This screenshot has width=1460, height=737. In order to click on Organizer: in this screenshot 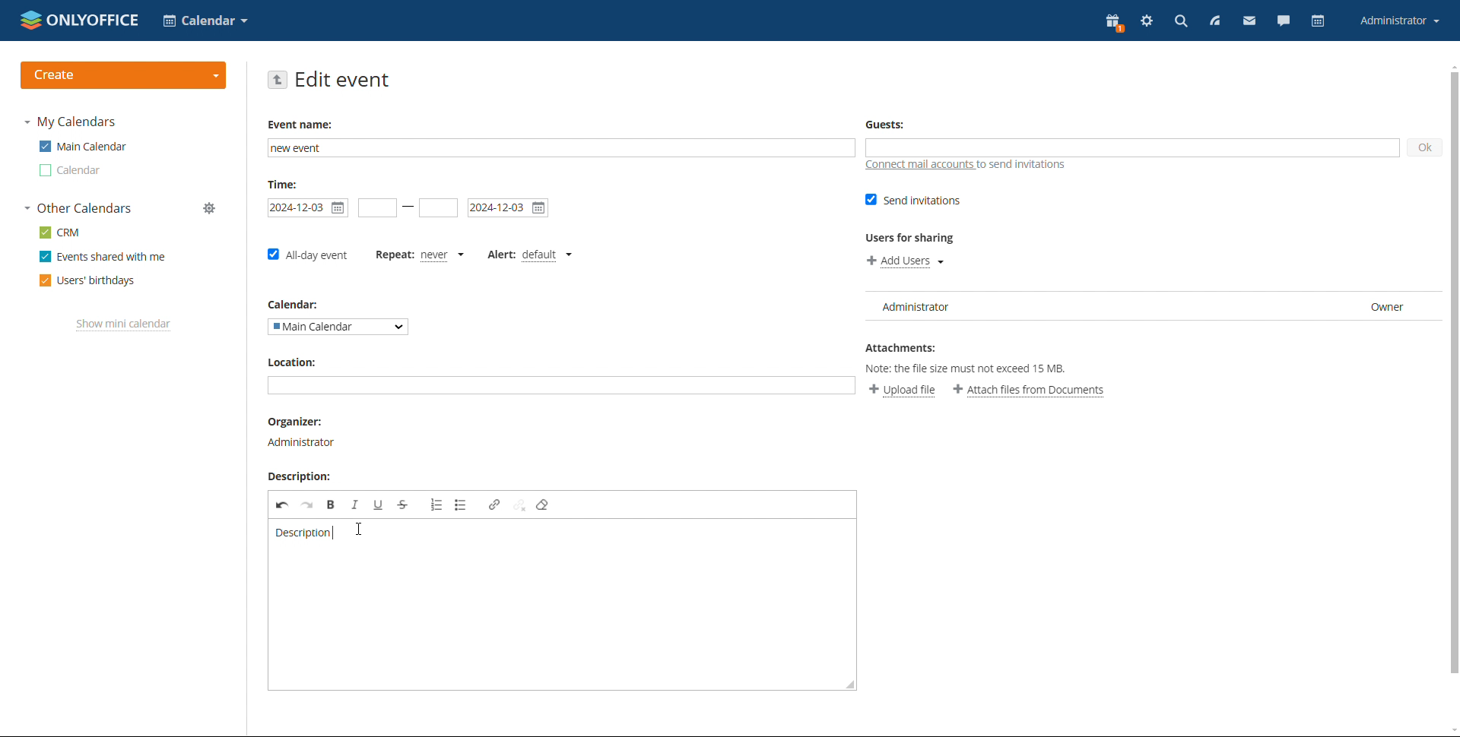, I will do `click(297, 422)`.